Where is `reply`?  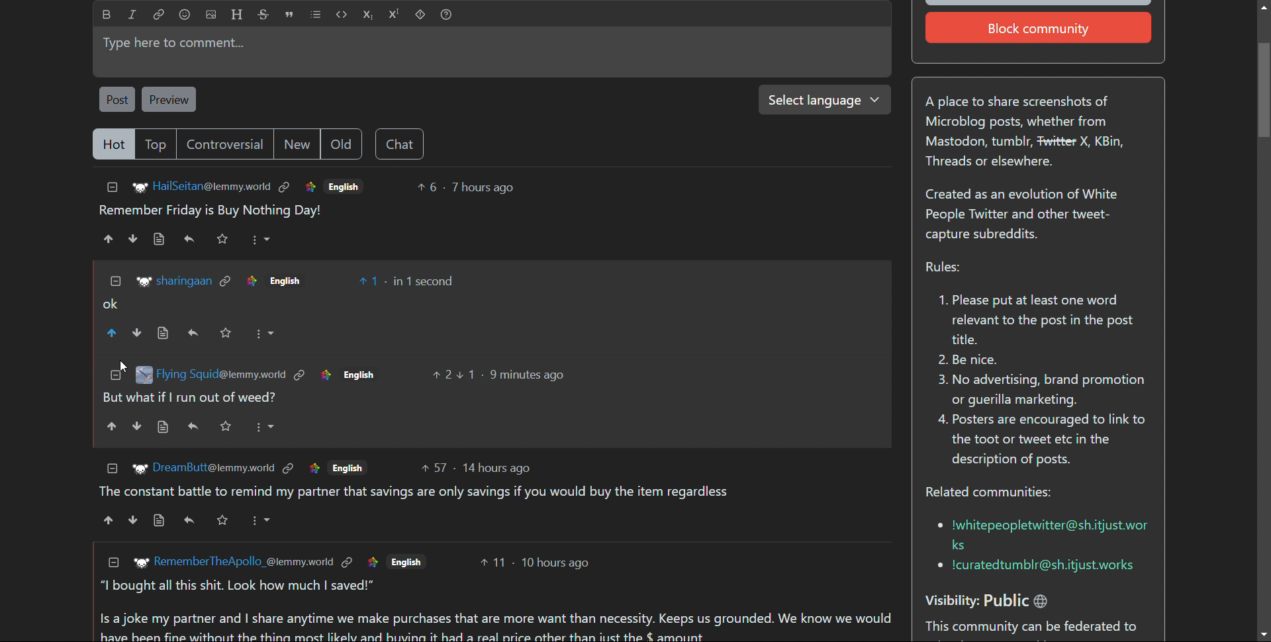 reply is located at coordinates (193, 334).